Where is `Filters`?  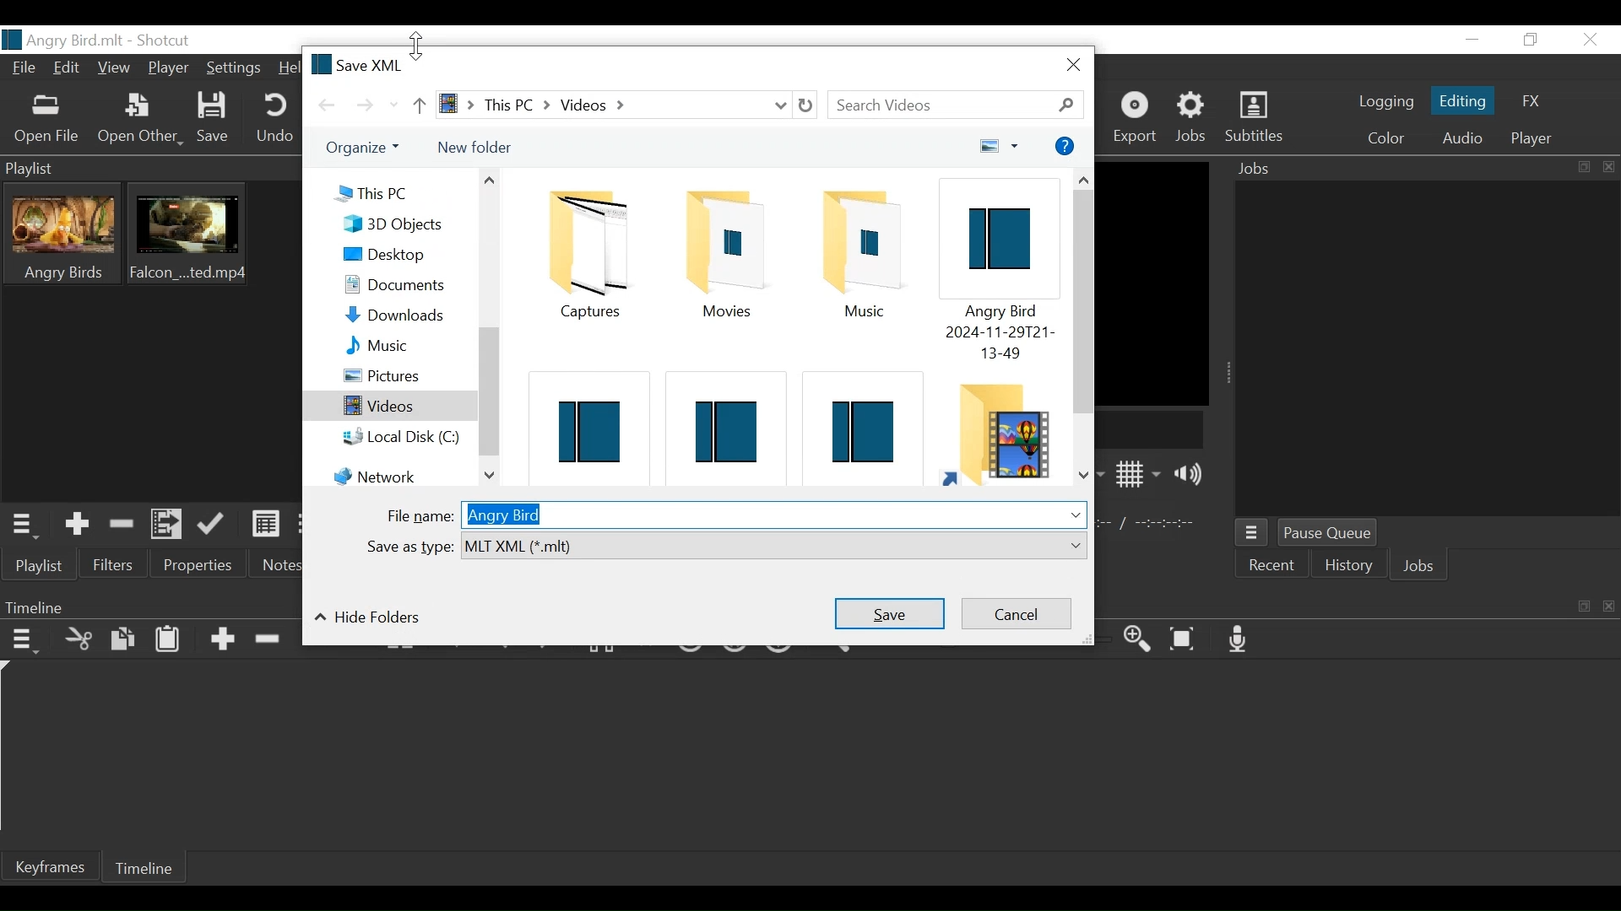
Filters is located at coordinates (114, 566).